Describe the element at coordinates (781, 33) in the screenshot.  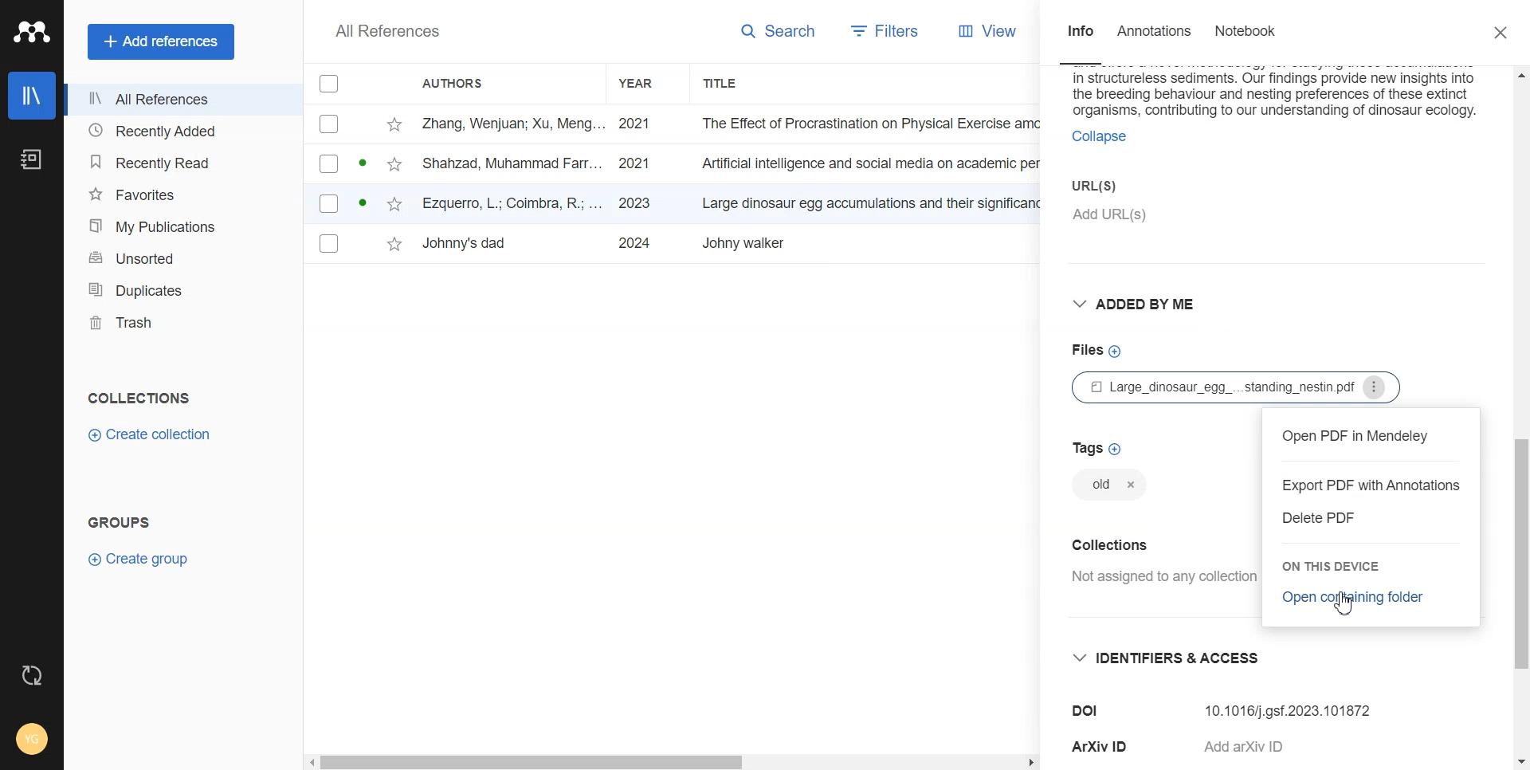
I see `Search` at that location.